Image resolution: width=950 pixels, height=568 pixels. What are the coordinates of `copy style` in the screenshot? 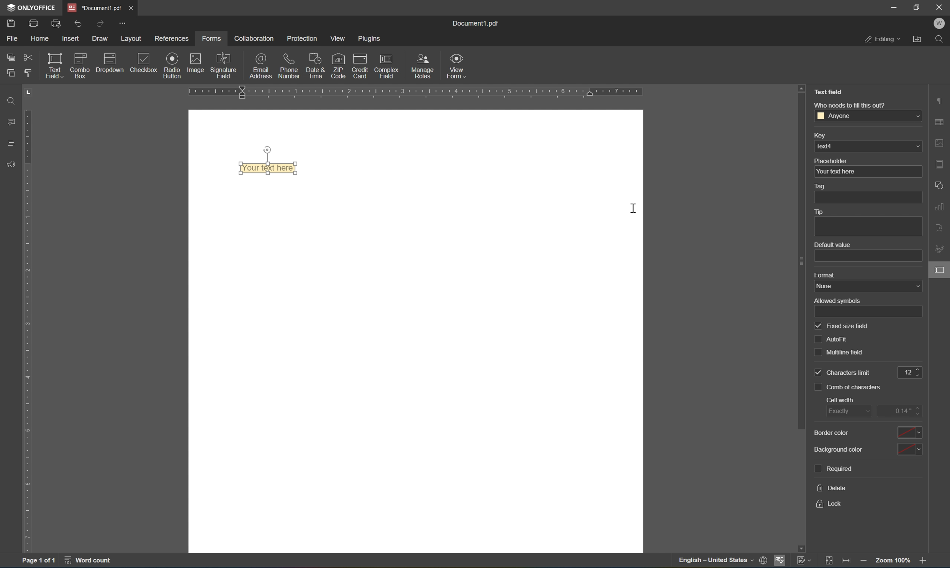 It's located at (28, 73).